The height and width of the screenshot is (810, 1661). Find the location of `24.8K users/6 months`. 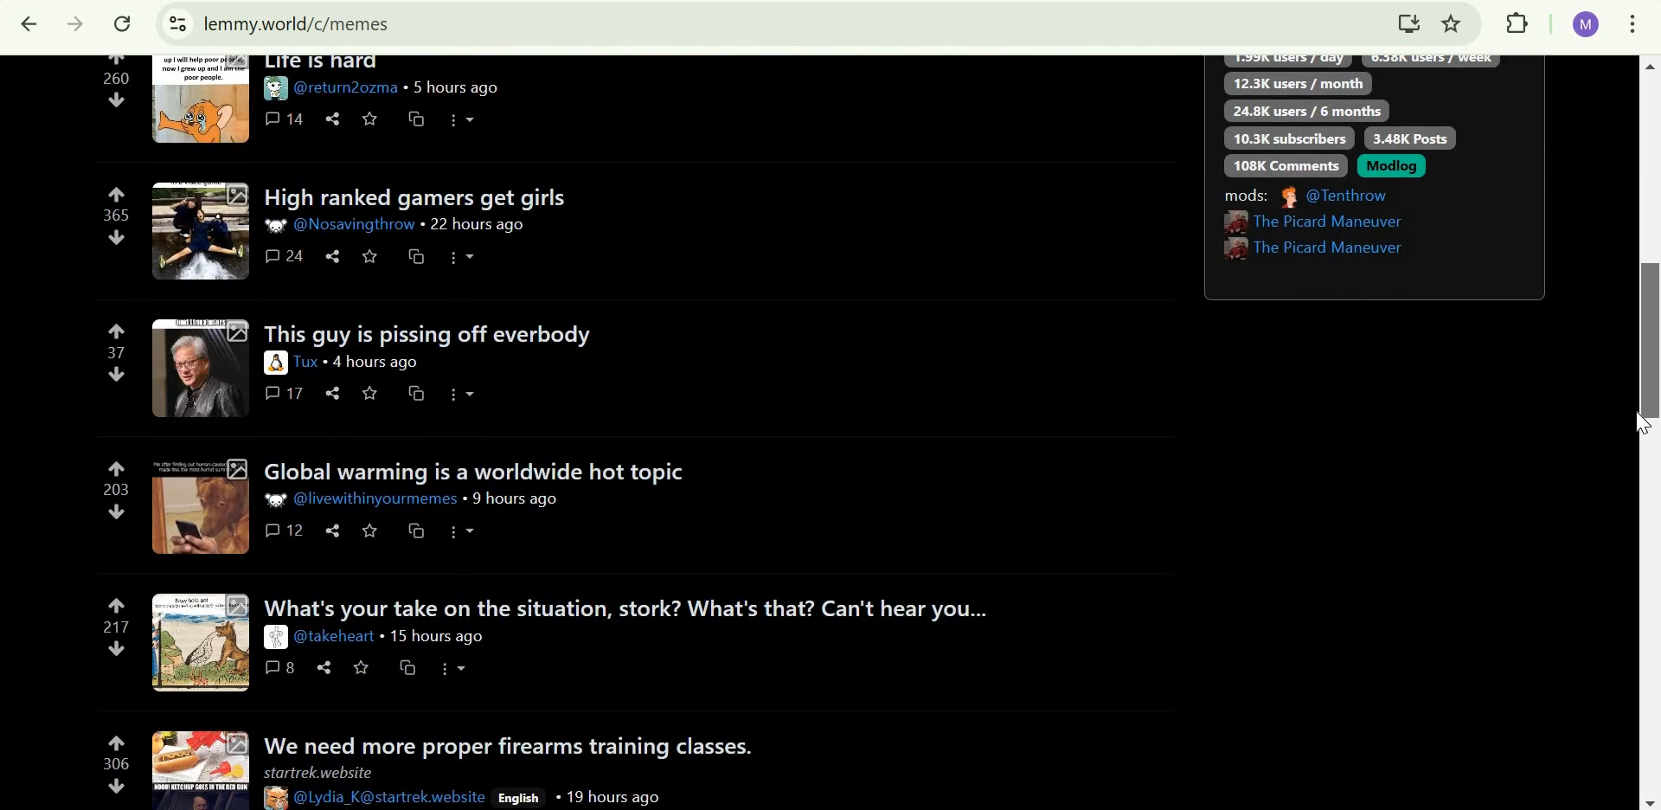

24.8K users/6 months is located at coordinates (1307, 111).